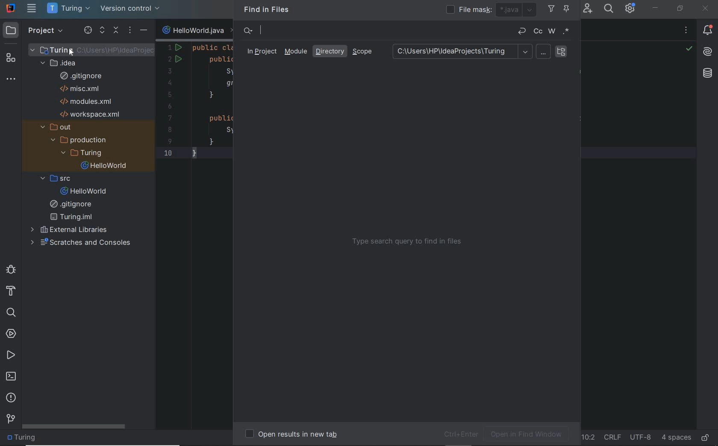 This screenshot has width=718, height=446. What do you see at coordinates (115, 31) in the screenshot?
I see `Sidebar panel control` at bounding box center [115, 31].